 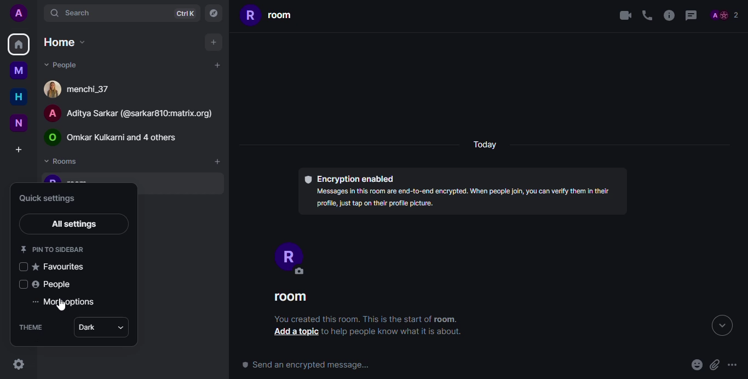 What do you see at coordinates (460, 191) in the screenshot?
I see `® Encryption enabledMessages in this room are end-to-end encrypted. When people join, you can verify them in theirprofile, just tap on their profile picture.` at bounding box center [460, 191].